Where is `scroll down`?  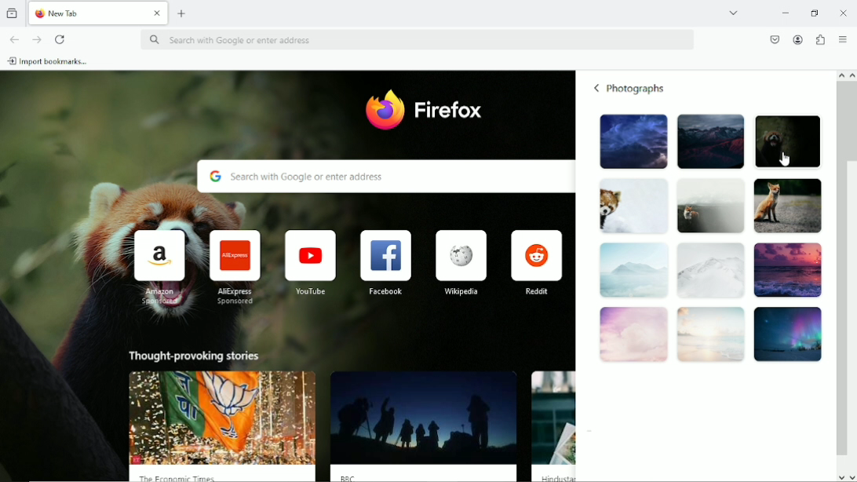
scroll down is located at coordinates (839, 478).